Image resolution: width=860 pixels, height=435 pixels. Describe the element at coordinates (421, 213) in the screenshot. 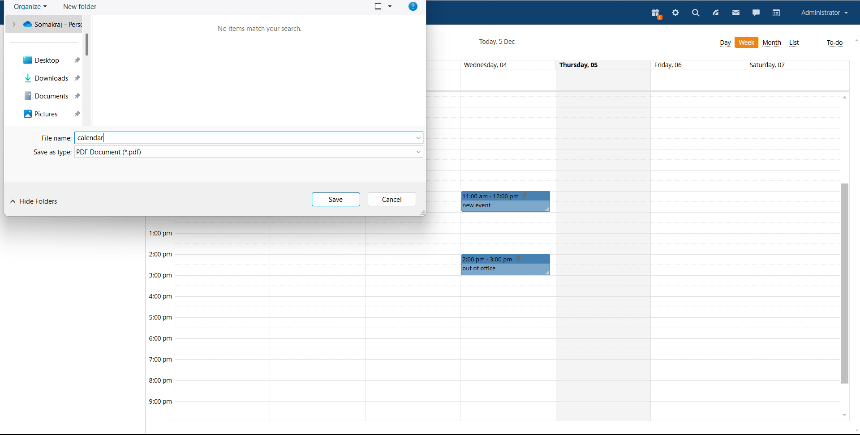

I see `resize` at that location.